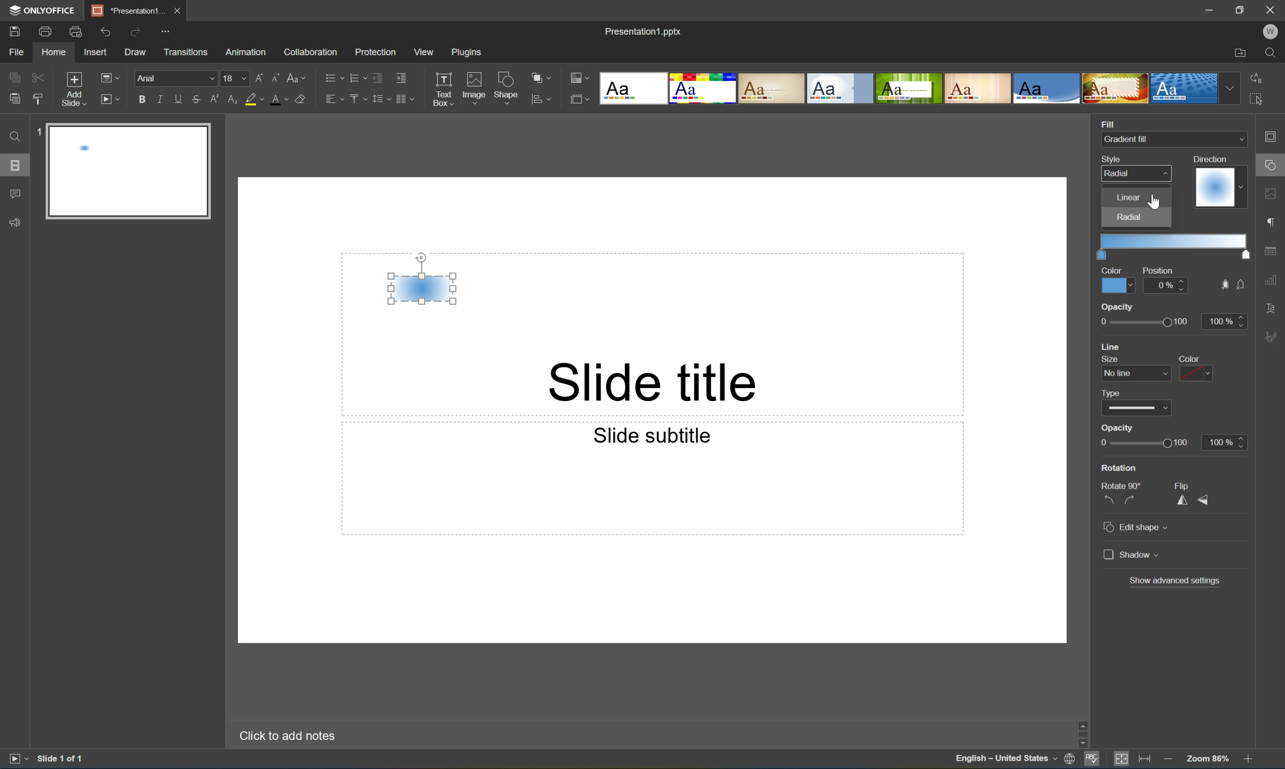  What do you see at coordinates (1184, 485) in the screenshot?
I see `Flip` at bounding box center [1184, 485].